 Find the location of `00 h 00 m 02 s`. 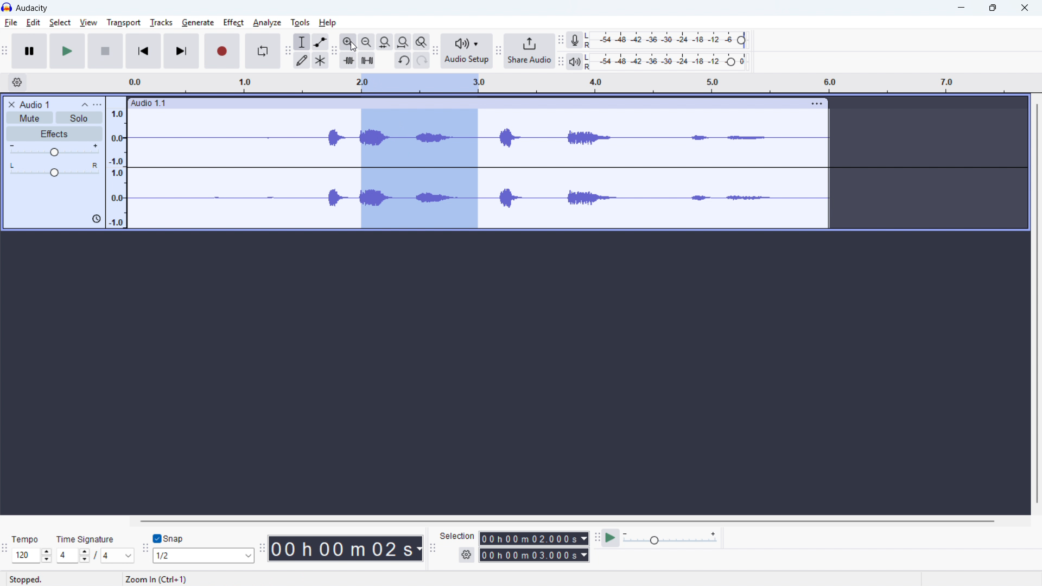

00 h 00 m 02 s is located at coordinates (347, 549).